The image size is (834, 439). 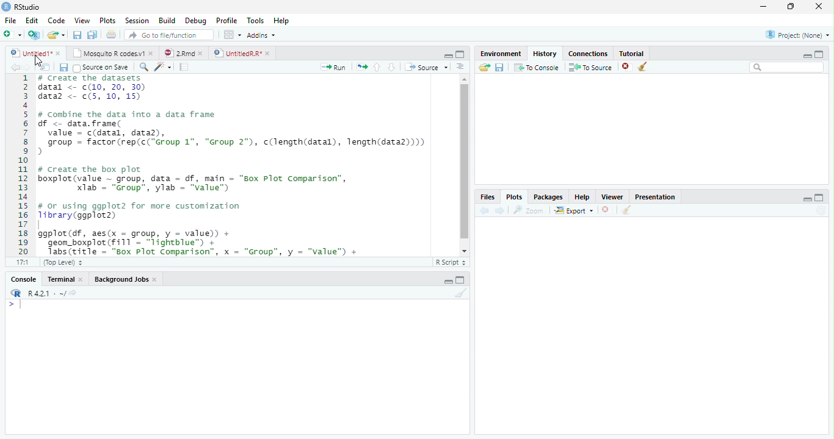 What do you see at coordinates (103, 68) in the screenshot?
I see `Source on Save` at bounding box center [103, 68].